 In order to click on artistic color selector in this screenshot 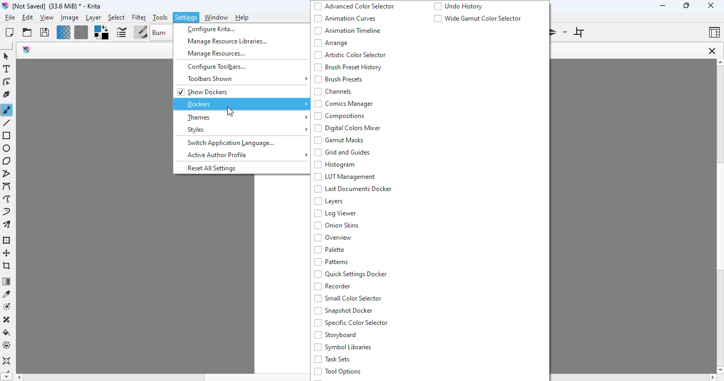, I will do `click(351, 55)`.